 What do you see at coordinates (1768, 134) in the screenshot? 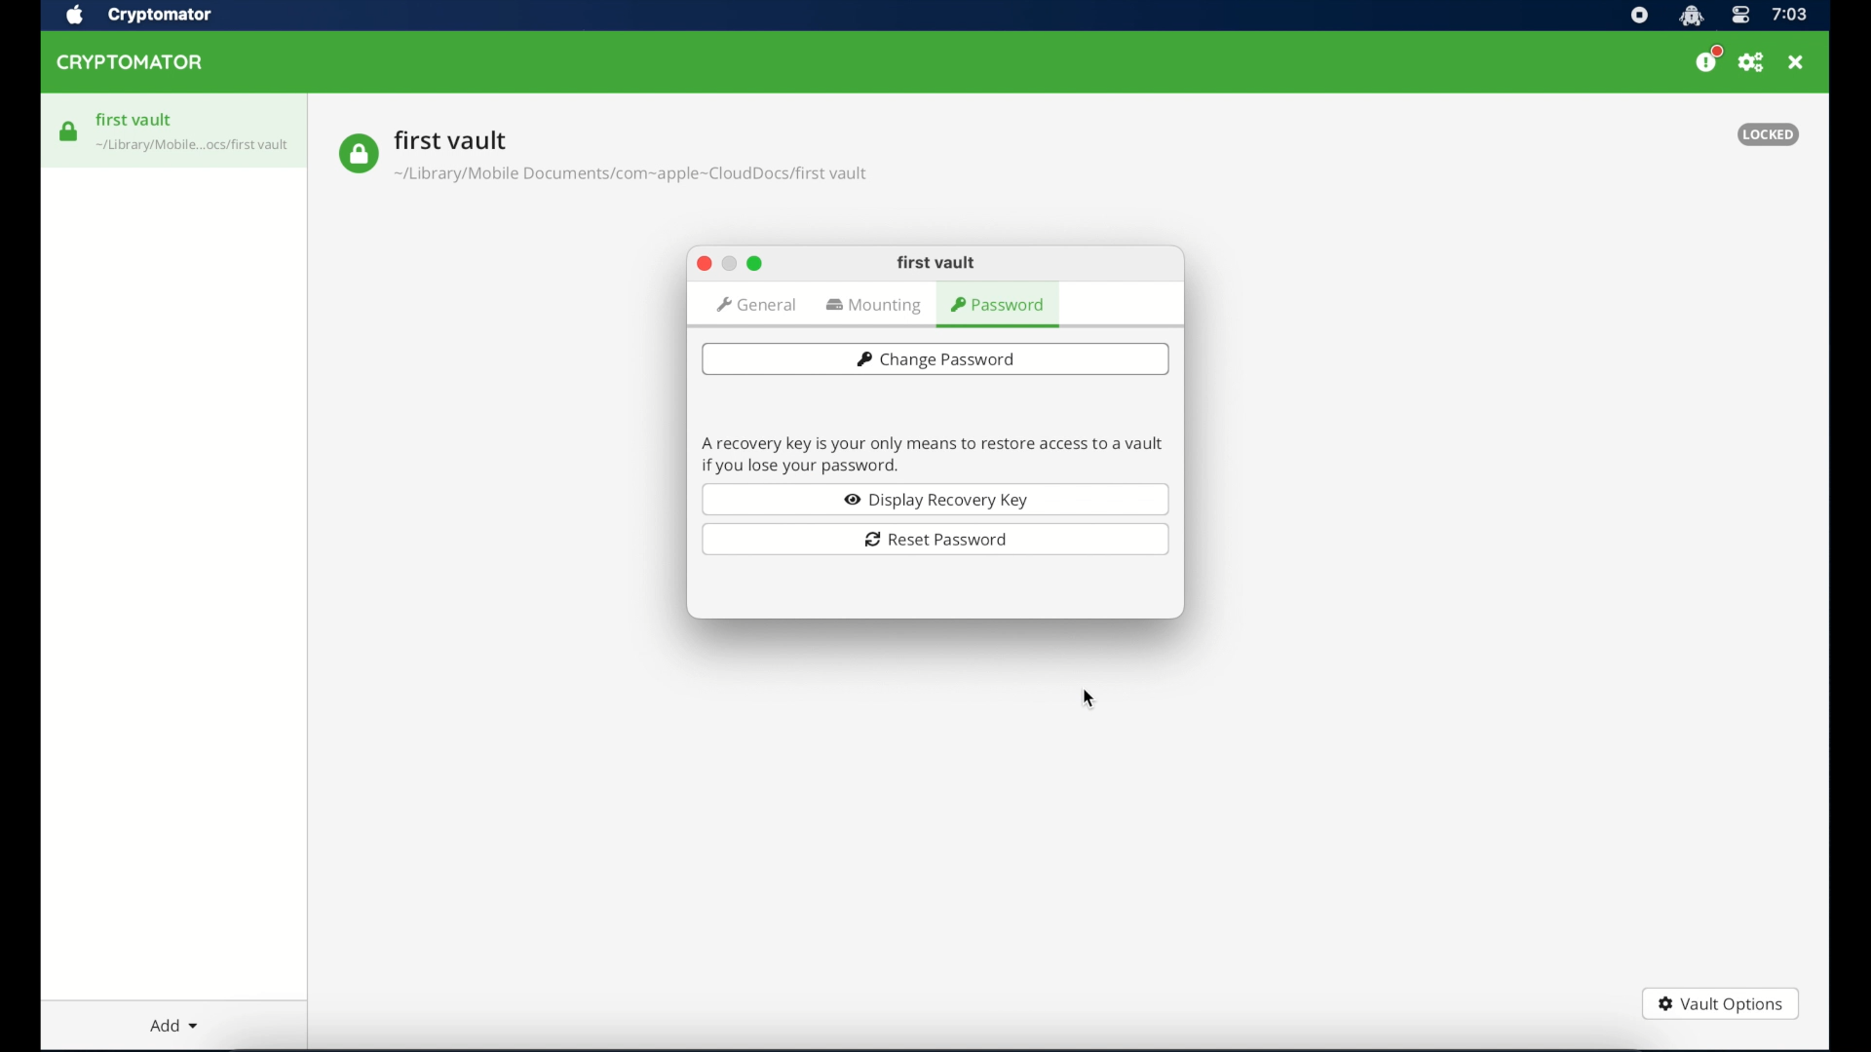
I see `locked` at bounding box center [1768, 134].